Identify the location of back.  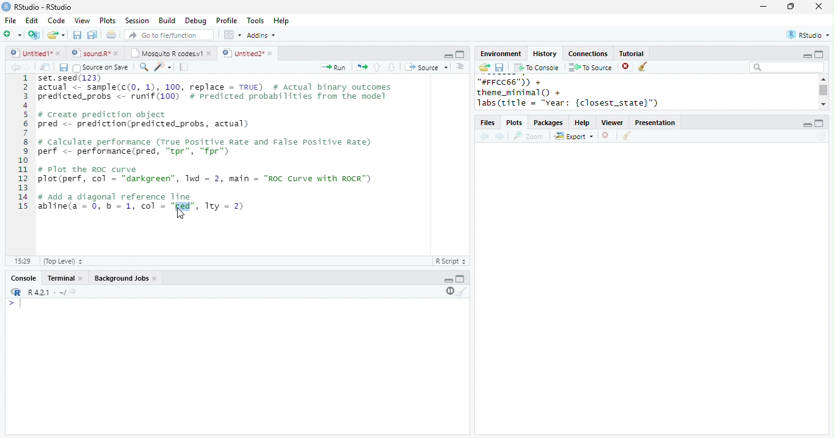
(484, 137).